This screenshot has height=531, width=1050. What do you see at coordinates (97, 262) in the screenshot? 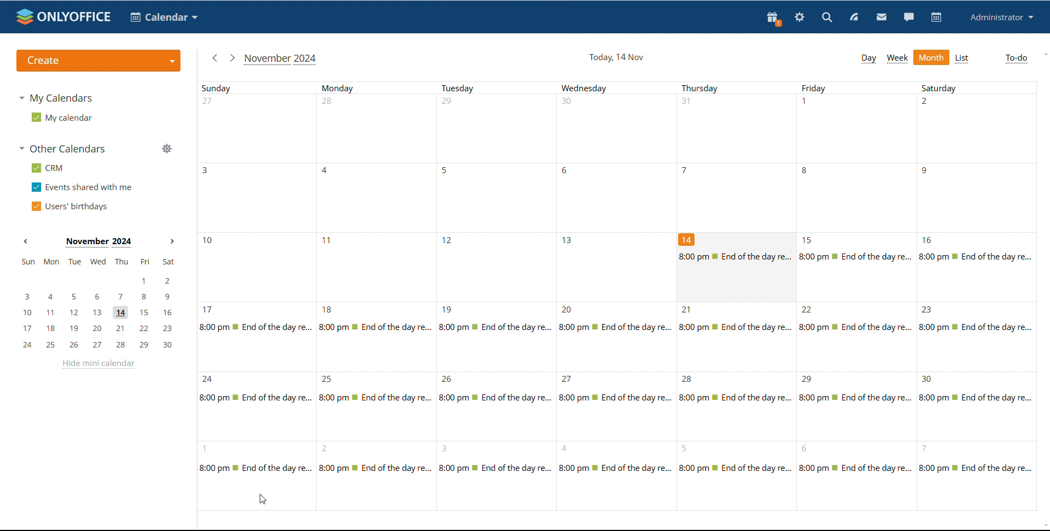
I see `sun, mon, tue, wed, thu, fri, sat` at bounding box center [97, 262].